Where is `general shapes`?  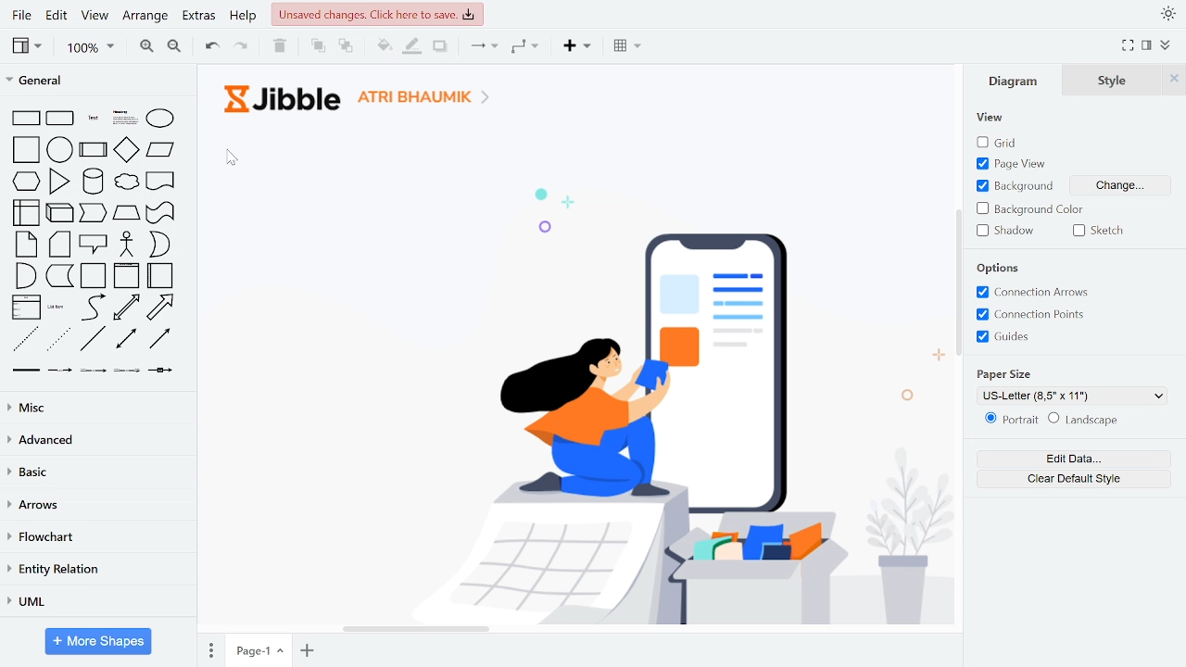 general shapes is located at coordinates (58, 274).